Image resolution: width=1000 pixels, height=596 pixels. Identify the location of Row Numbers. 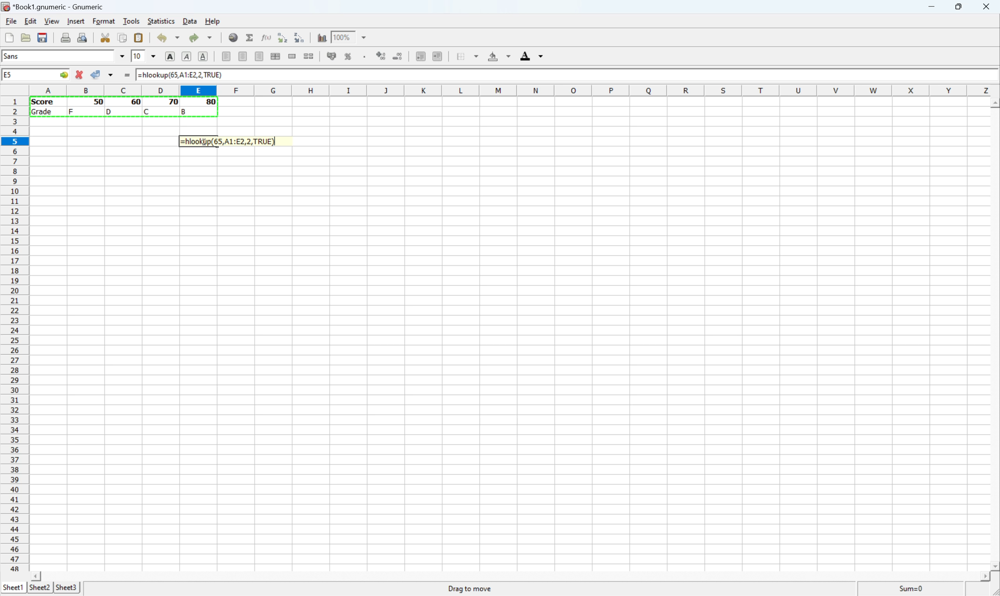
(14, 334).